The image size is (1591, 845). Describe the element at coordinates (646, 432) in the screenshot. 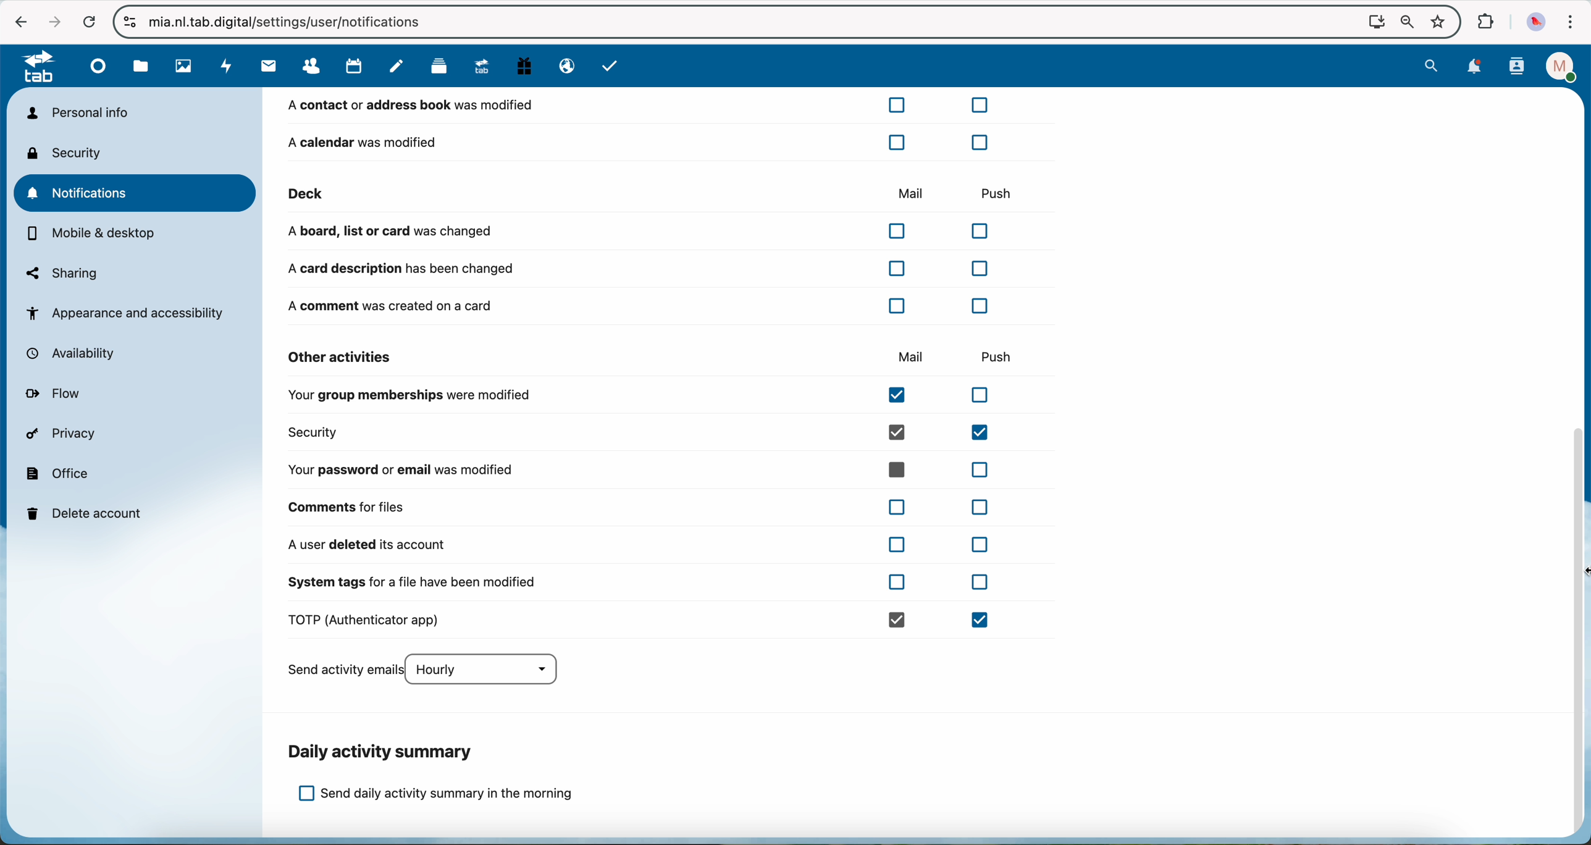

I see `security` at that location.